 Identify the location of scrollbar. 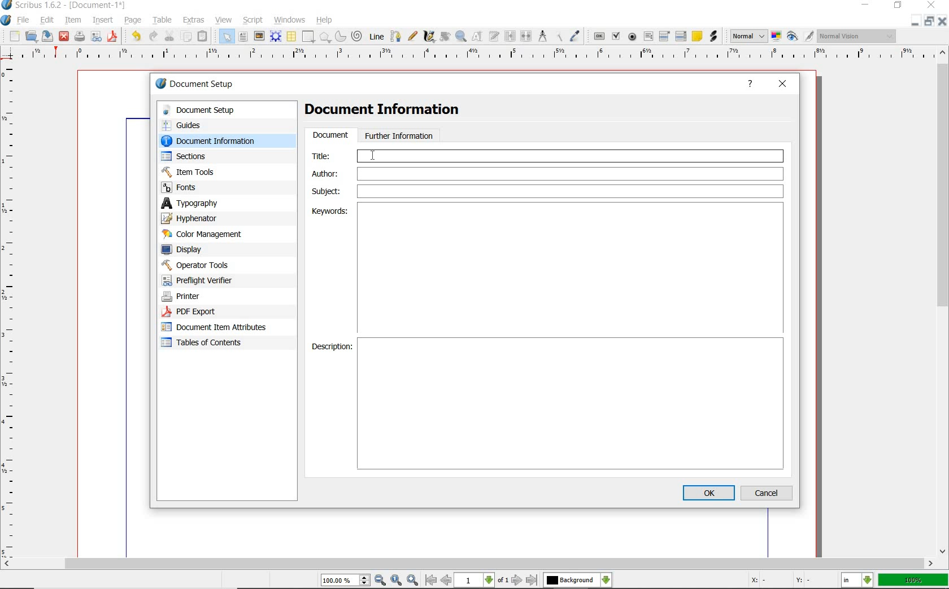
(943, 302).